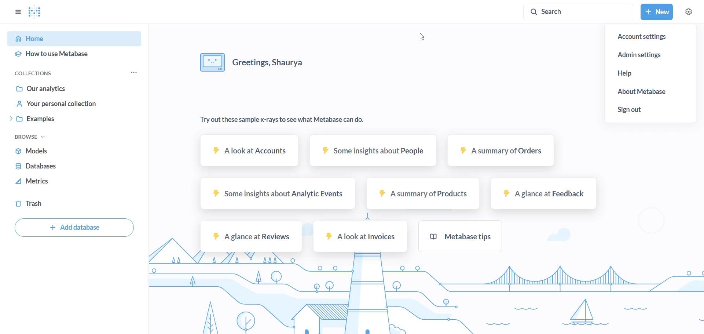  What do you see at coordinates (275, 195) in the screenshot?
I see `some insights about Analytic events sample` at bounding box center [275, 195].